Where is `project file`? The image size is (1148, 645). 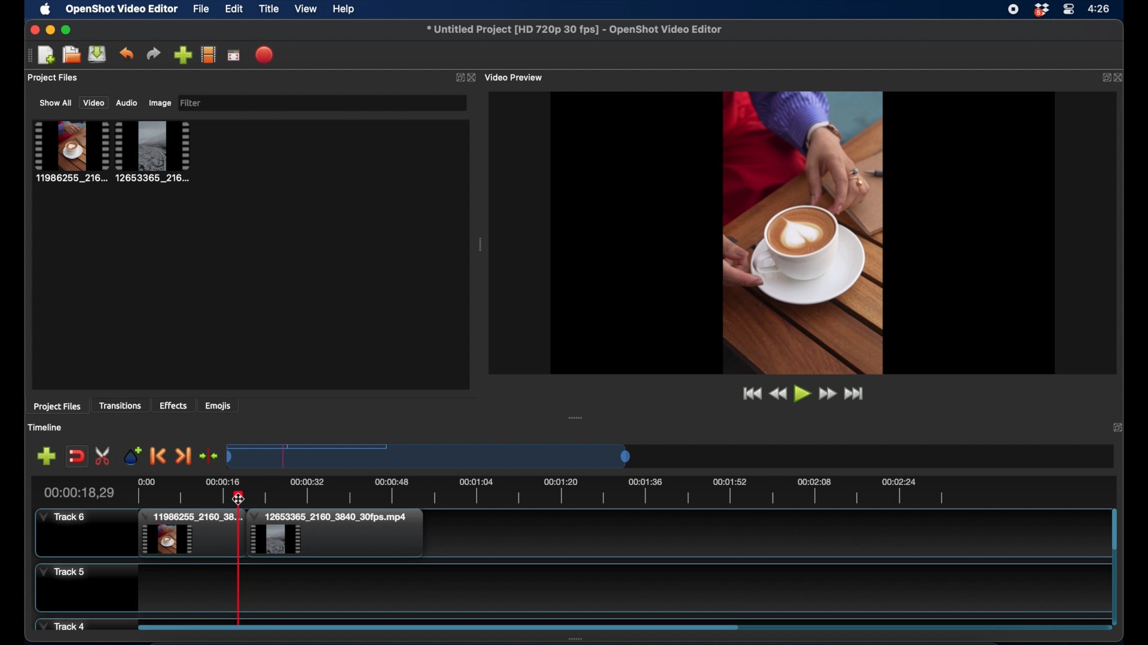 project file is located at coordinates (154, 151).